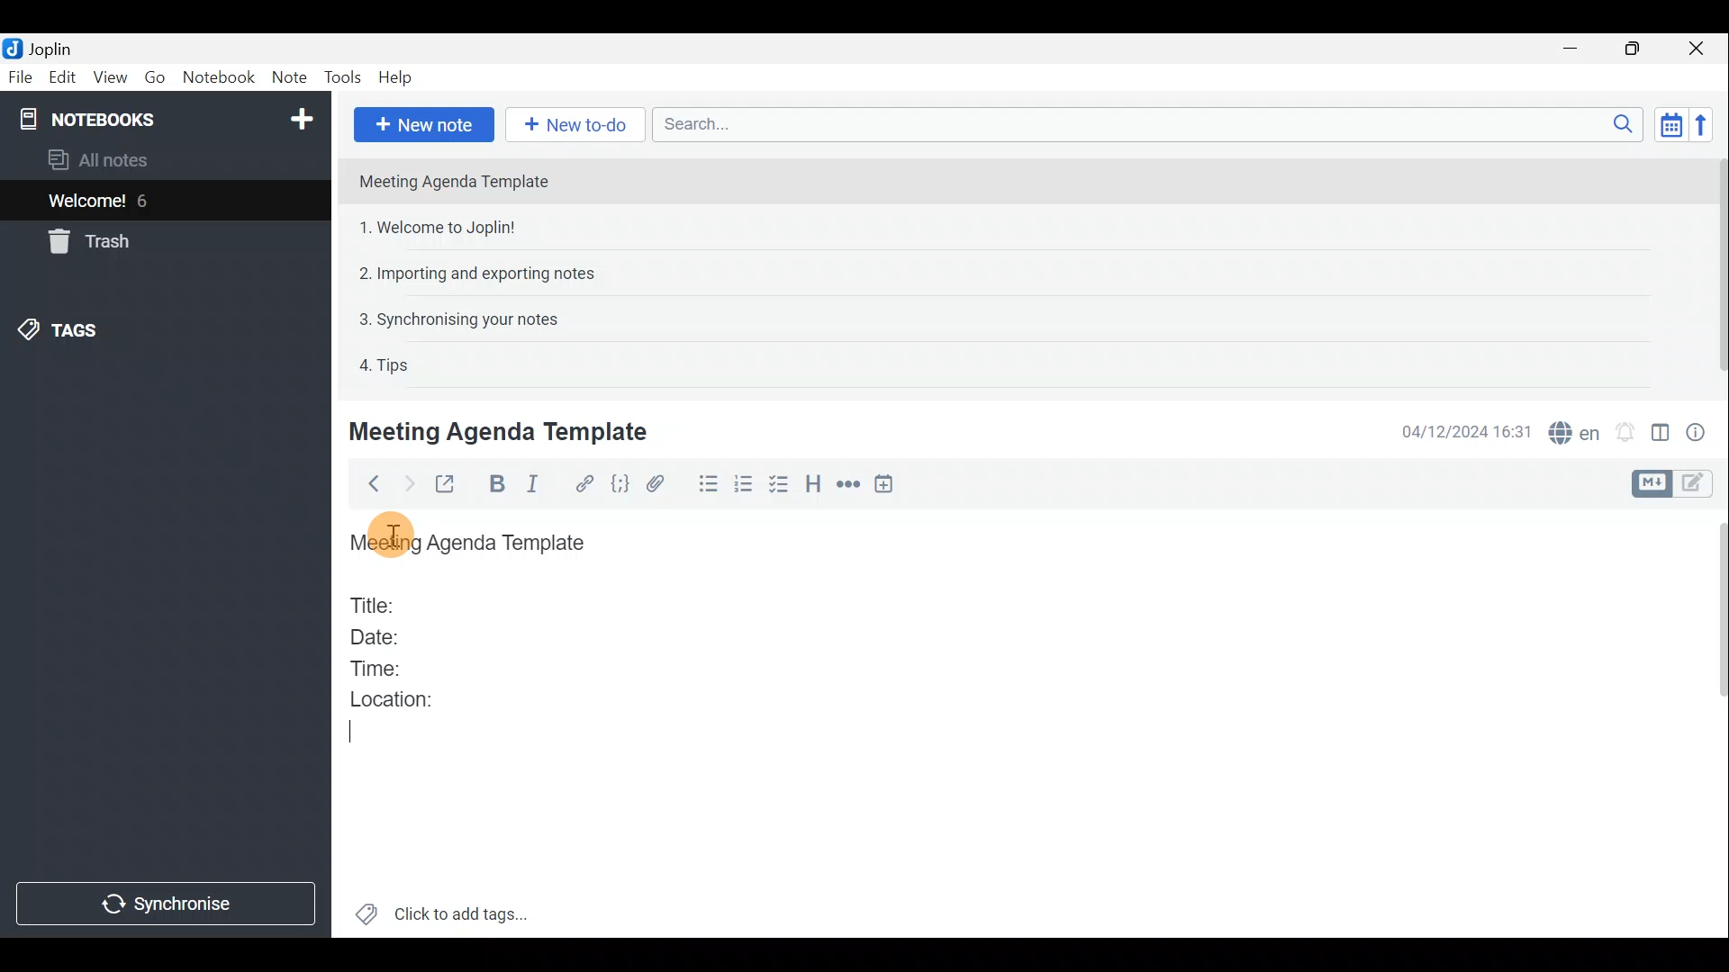 This screenshot has height=972, width=1729. Describe the element at coordinates (1627, 432) in the screenshot. I see `Set alarm` at that location.